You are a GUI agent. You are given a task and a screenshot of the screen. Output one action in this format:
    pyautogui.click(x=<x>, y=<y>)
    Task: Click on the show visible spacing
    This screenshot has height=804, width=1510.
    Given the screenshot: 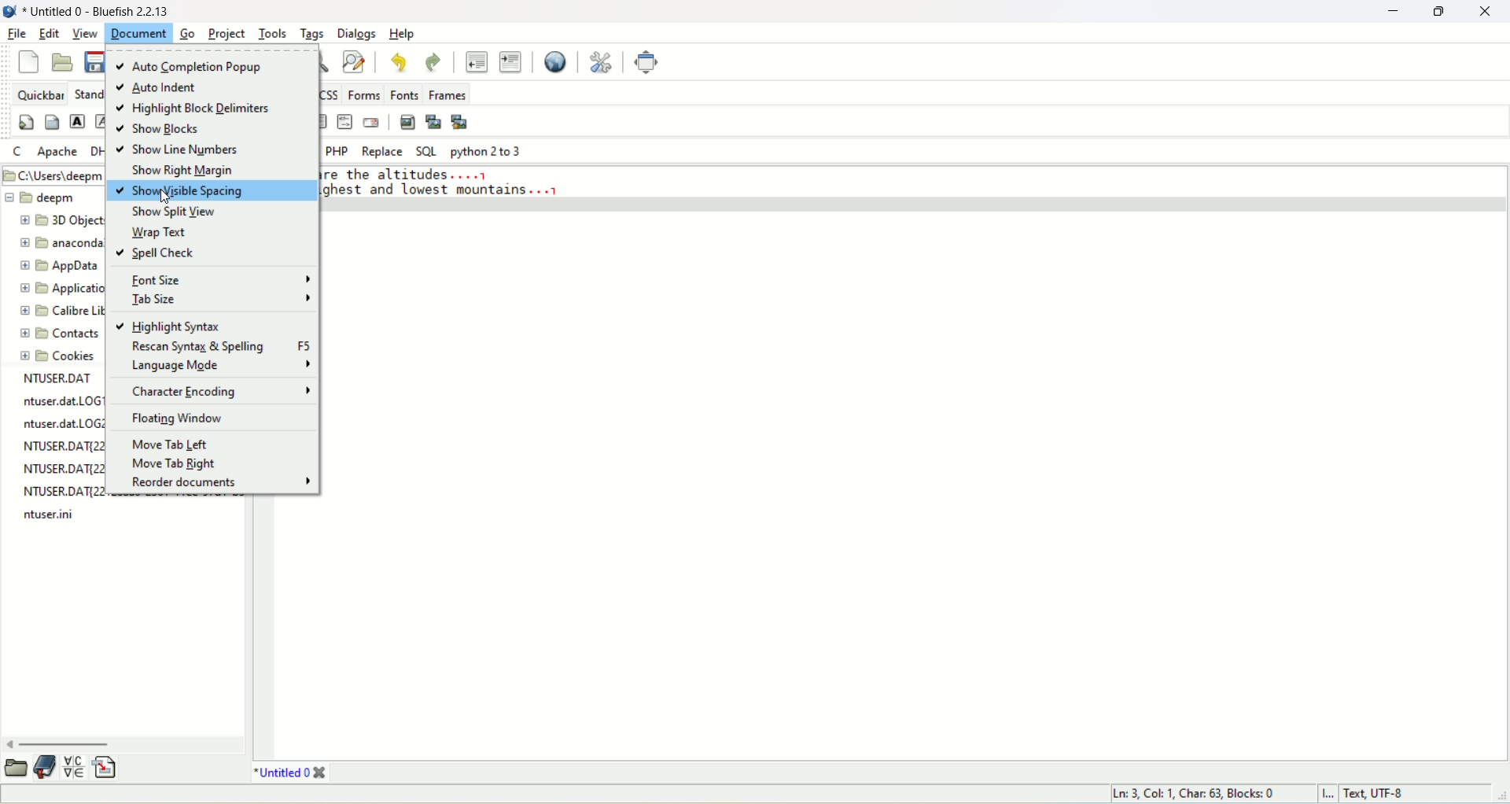 What is the action you would take?
    pyautogui.click(x=228, y=190)
    